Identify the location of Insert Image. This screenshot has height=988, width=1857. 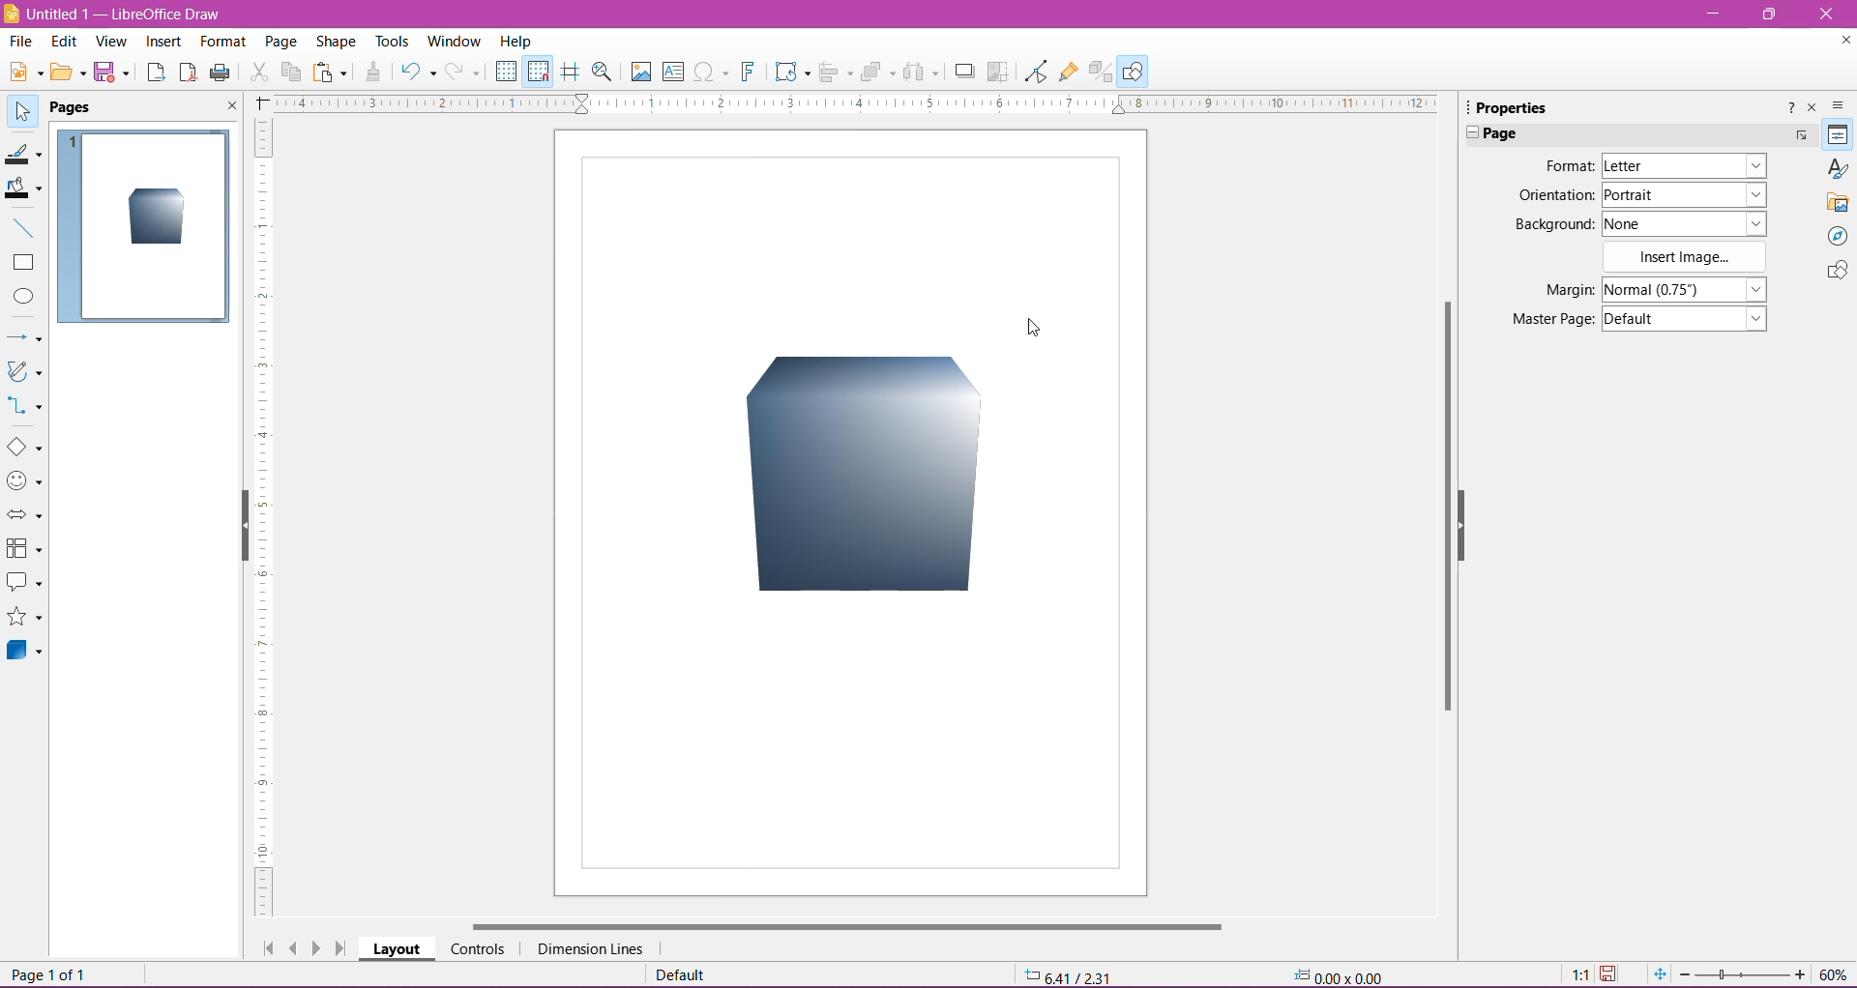
(1688, 257).